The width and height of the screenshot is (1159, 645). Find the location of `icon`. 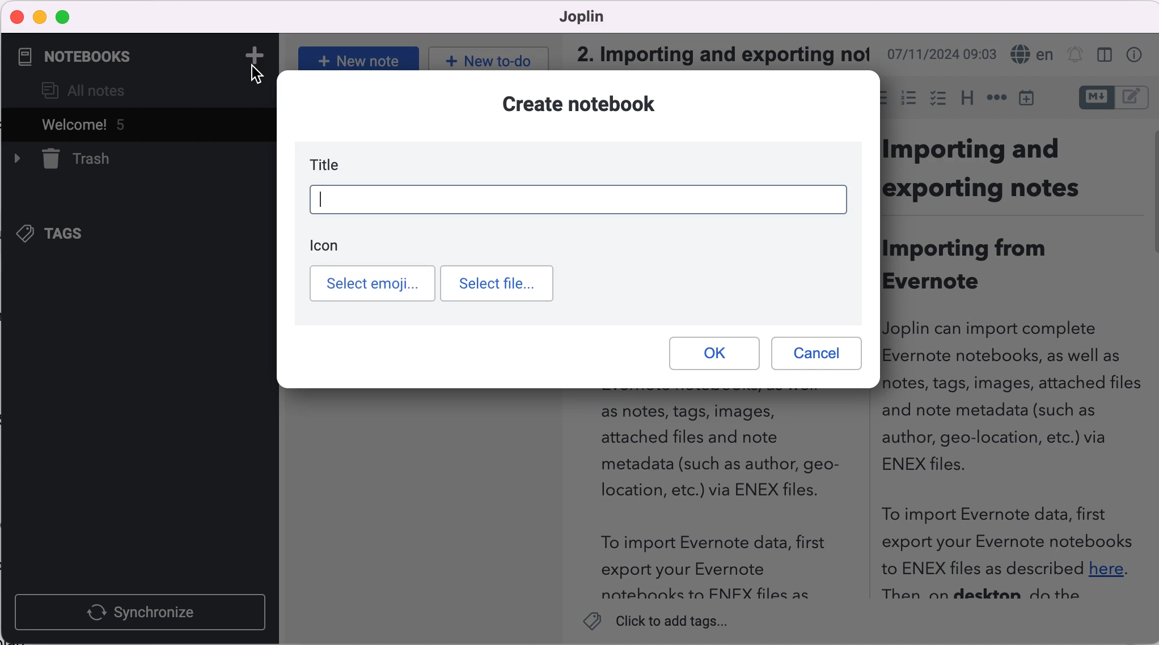

icon is located at coordinates (331, 246).